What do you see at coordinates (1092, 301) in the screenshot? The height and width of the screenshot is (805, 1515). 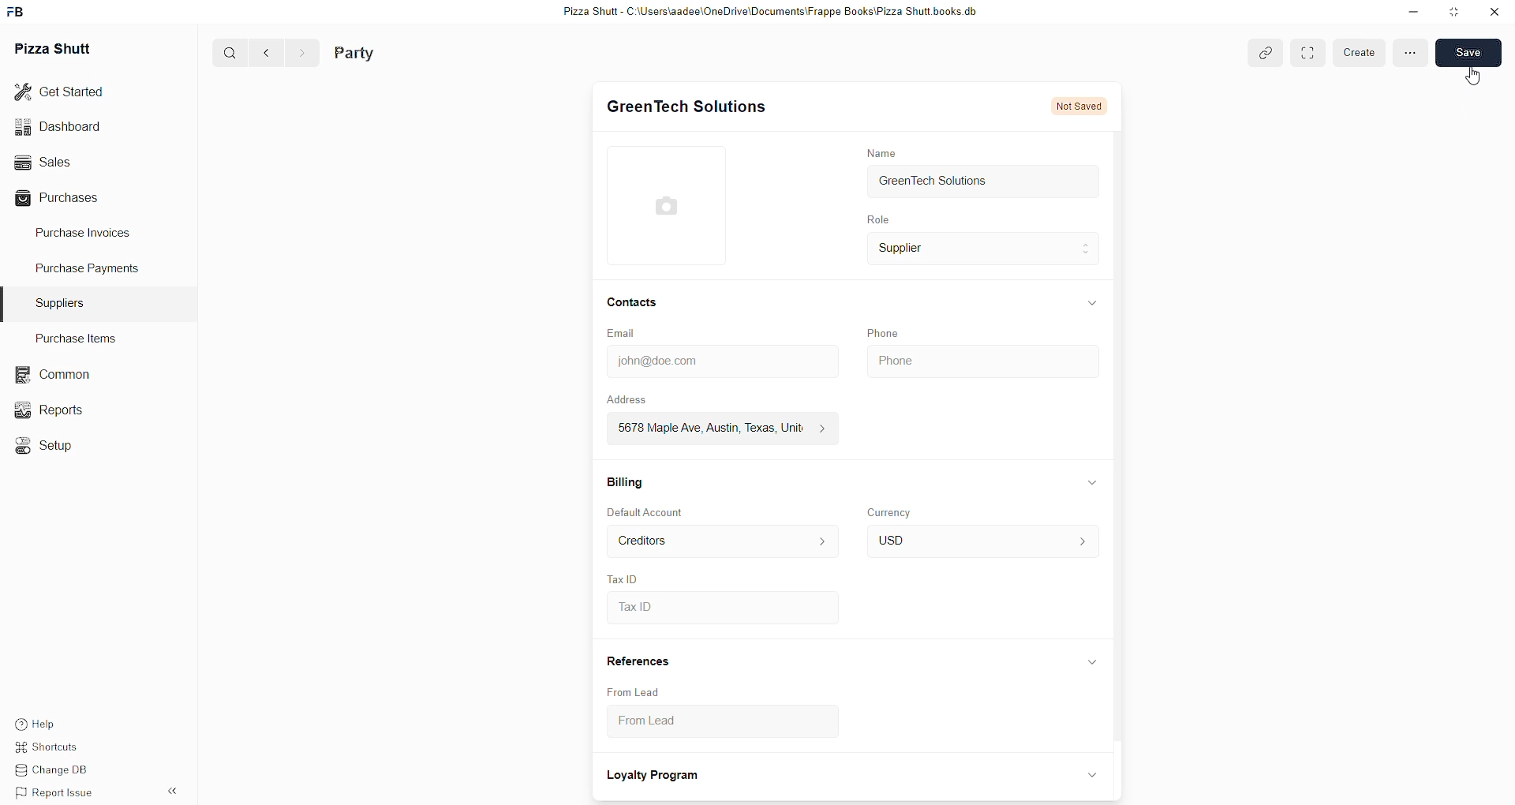 I see `hide` at bounding box center [1092, 301].